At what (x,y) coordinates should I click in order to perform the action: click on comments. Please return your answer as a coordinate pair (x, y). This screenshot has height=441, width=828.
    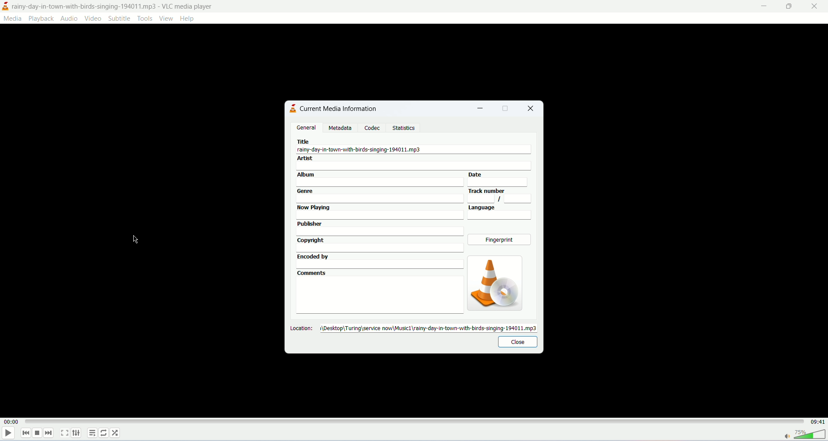
    Looking at the image, I should click on (378, 290).